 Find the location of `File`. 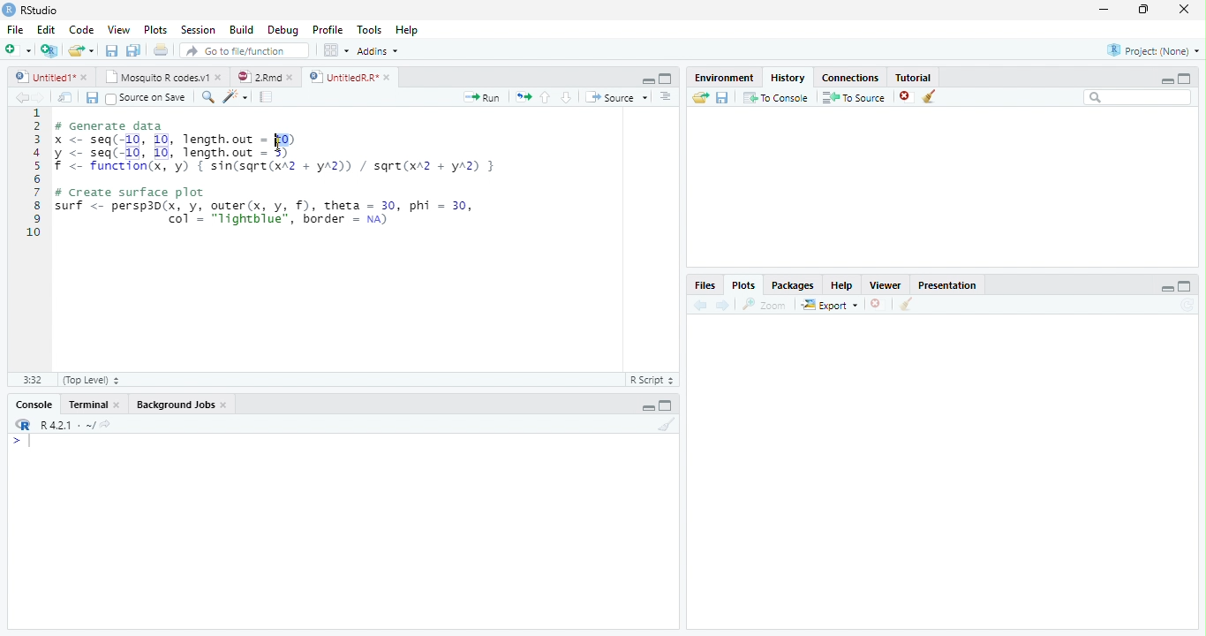

File is located at coordinates (15, 29).